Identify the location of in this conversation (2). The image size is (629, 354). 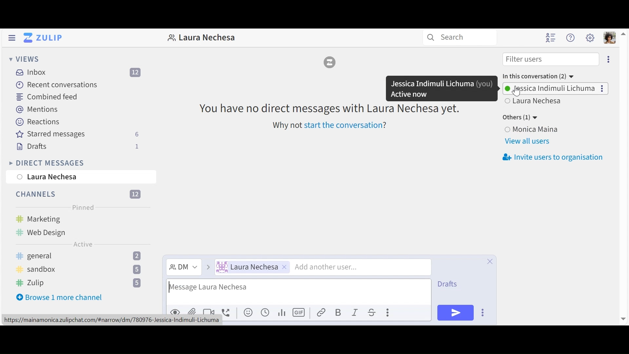
(539, 76).